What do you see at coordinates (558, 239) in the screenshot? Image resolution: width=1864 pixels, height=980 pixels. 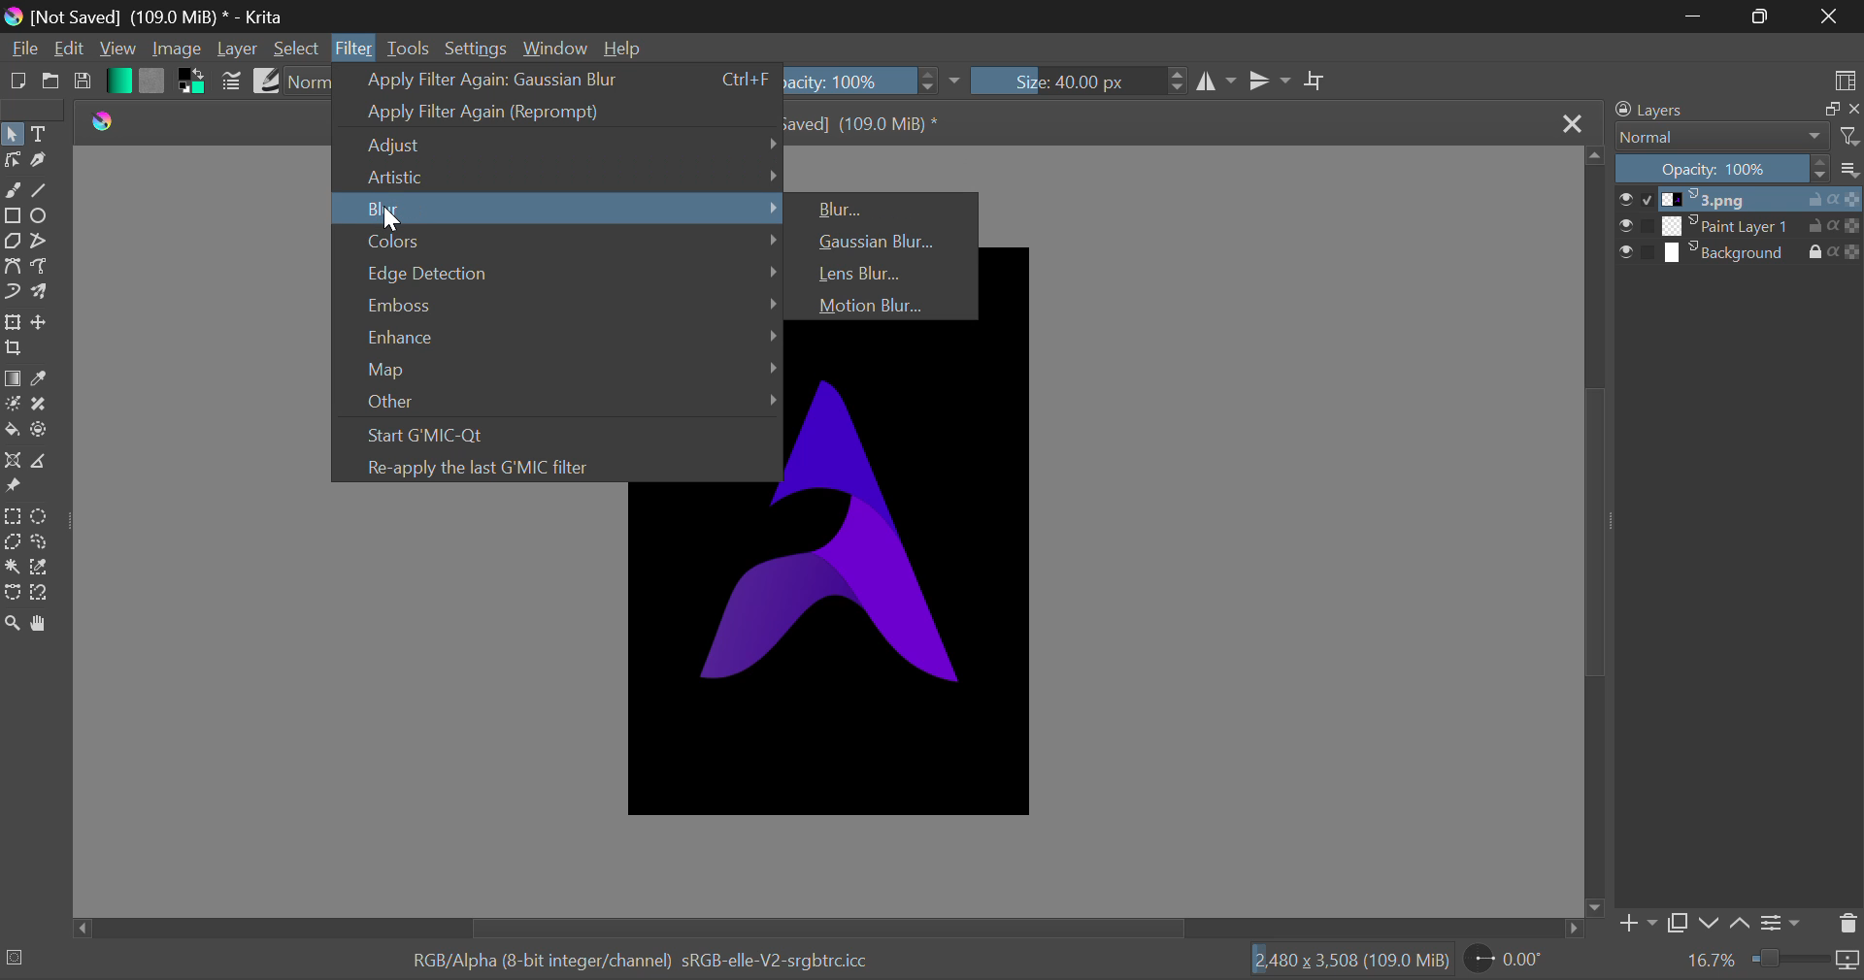 I see `Colors` at bounding box center [558, 239].